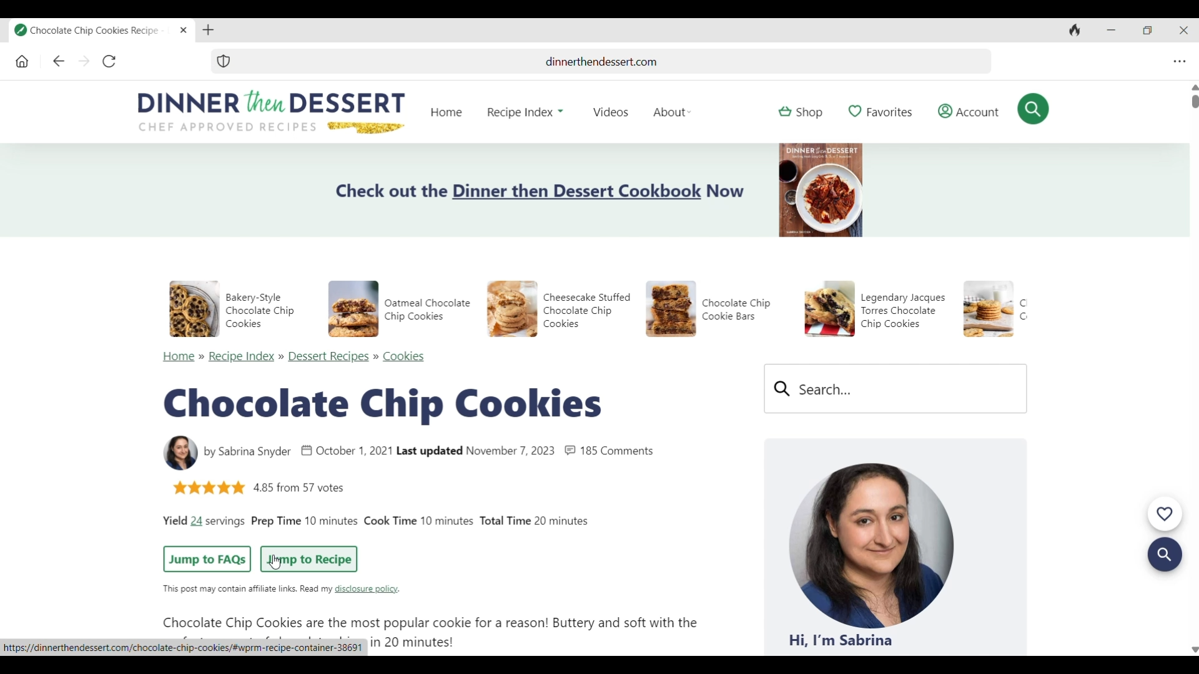 This screenshot has width=1199, height=674. I want to click on Go back, so click(59, 62).